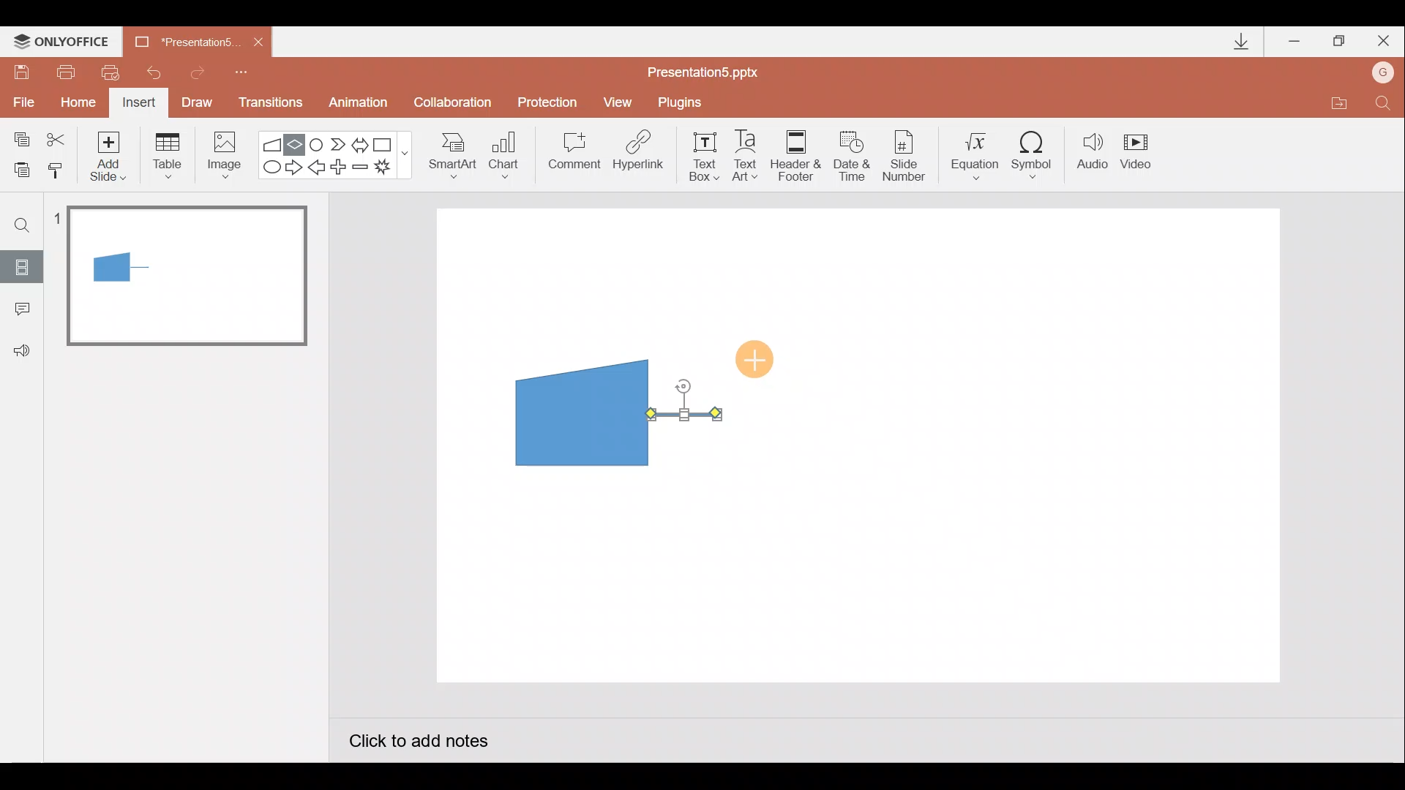 This screenshot has width=1405, height=790. I want to click on Flowchart-connector, so click(318, 143).